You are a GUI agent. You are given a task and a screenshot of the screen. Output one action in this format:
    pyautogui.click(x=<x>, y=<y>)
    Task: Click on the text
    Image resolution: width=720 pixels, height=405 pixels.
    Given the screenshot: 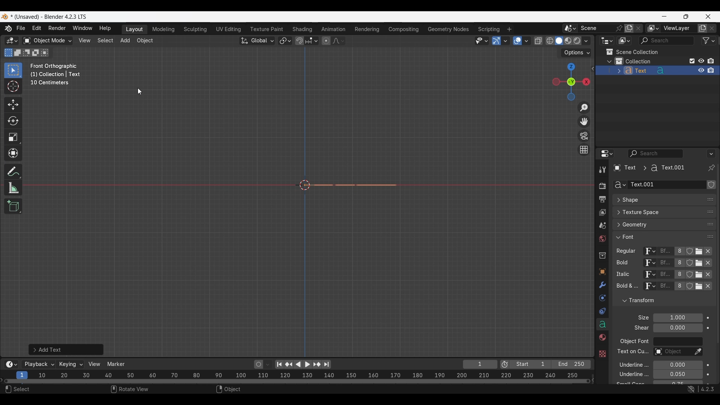 What is the action you would take?
    pyautogui.click(x=626, y=287)
    